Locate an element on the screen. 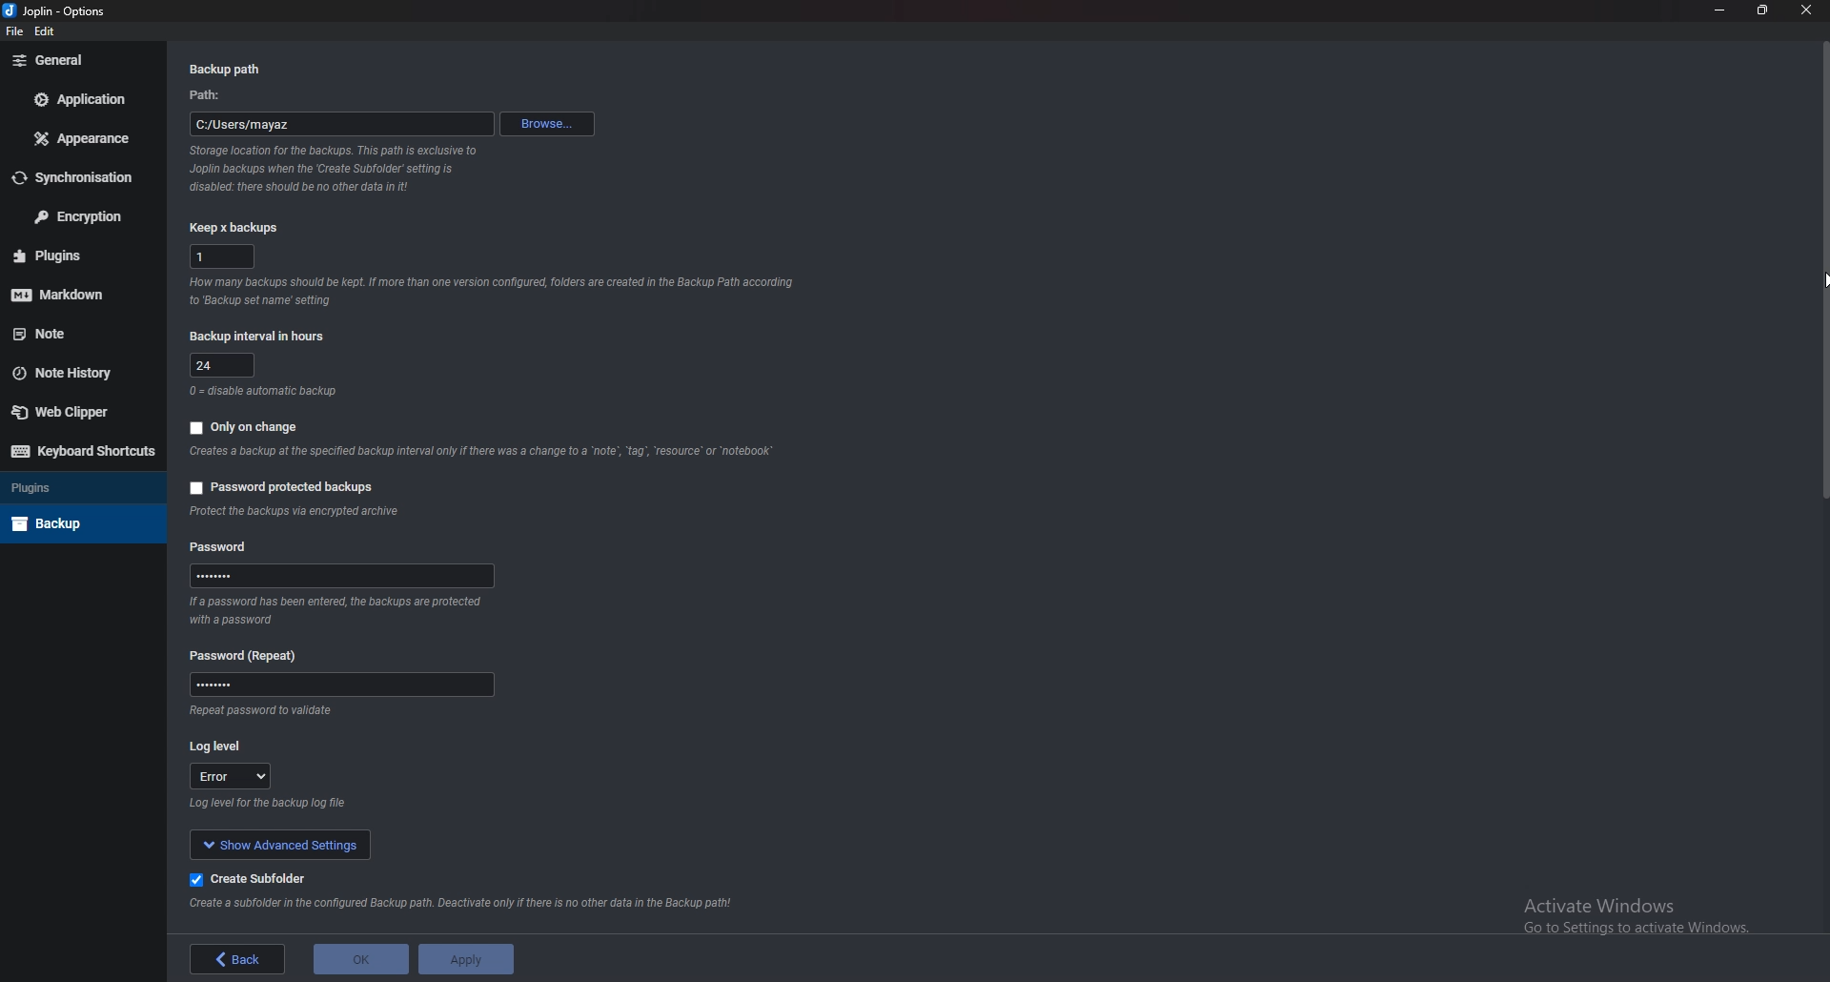  1 is located at coordinates (225, 256).